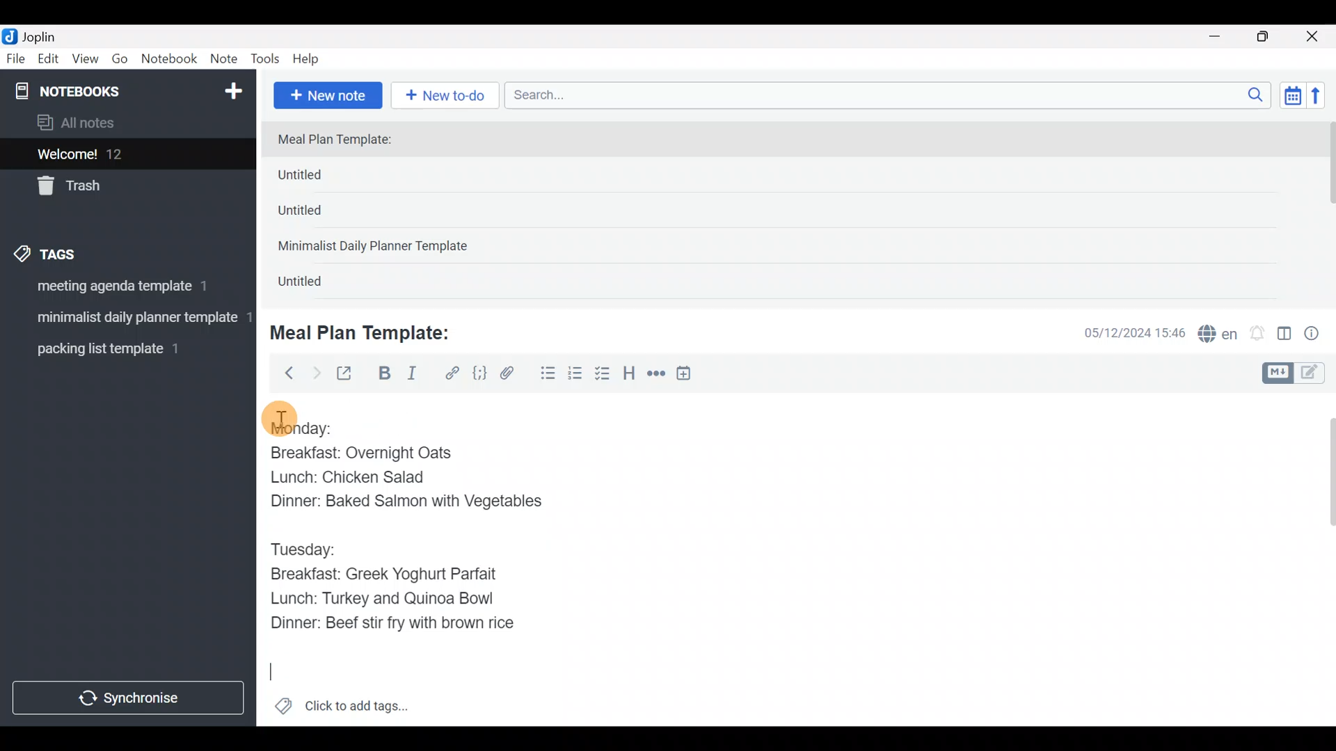 This screenshot has height=751, width=1336. Describe the element at coordinates (1318, 334) in the screenshot. I see `Note properties` at that location.